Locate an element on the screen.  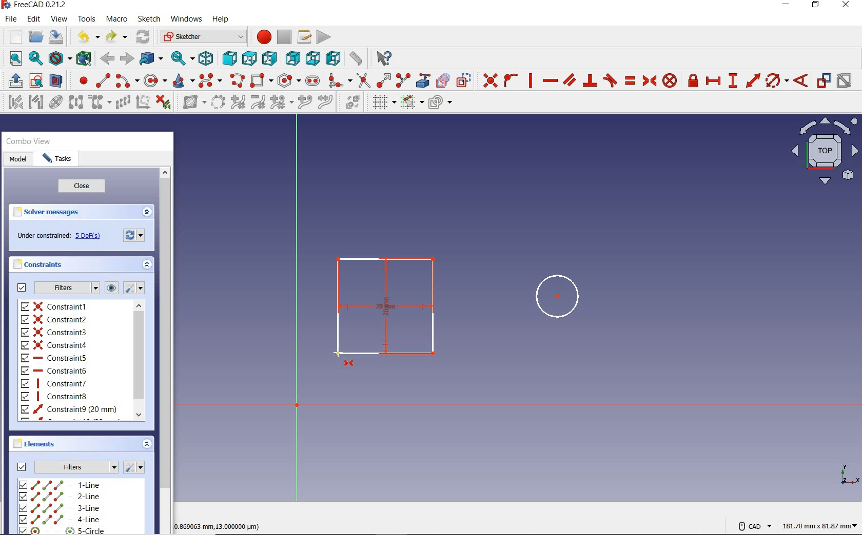
Filters checkbox is located at coordinates (22, 287).